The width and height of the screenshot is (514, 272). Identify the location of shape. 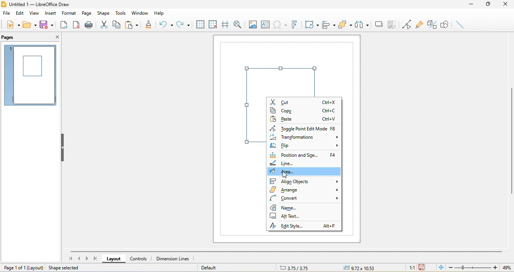
(104, 13).